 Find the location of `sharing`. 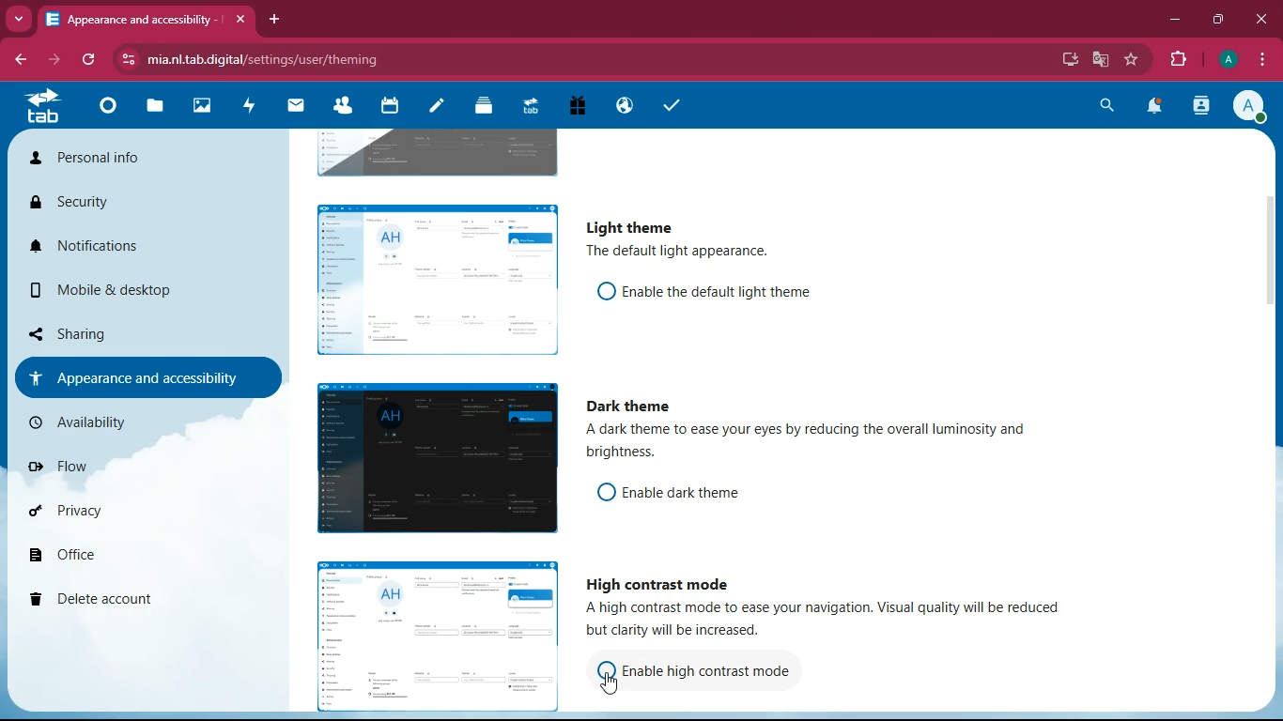

sharing is located at coordinates (115, 333).